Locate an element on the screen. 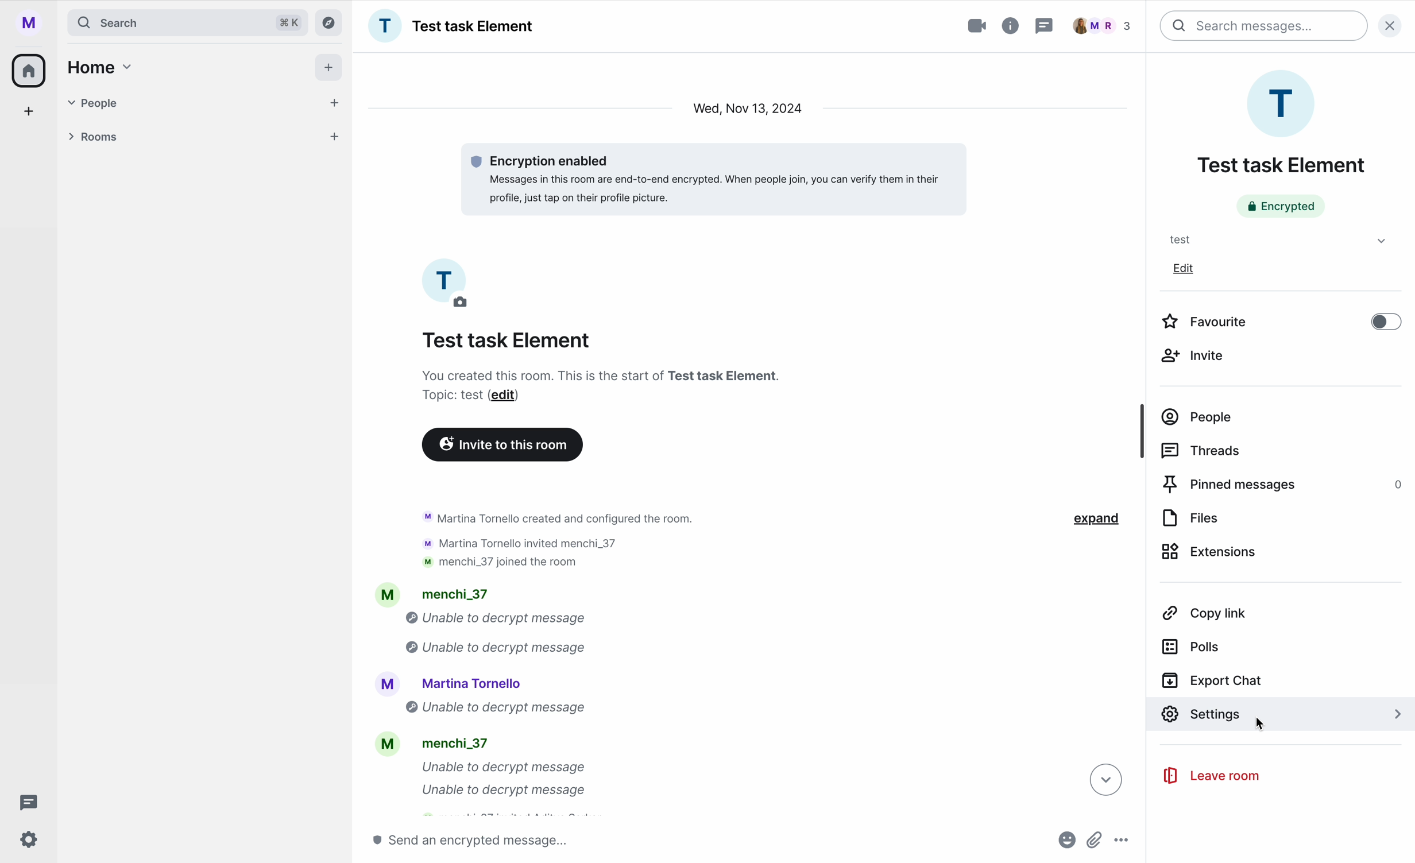  add is located at coordinates (29, 111).